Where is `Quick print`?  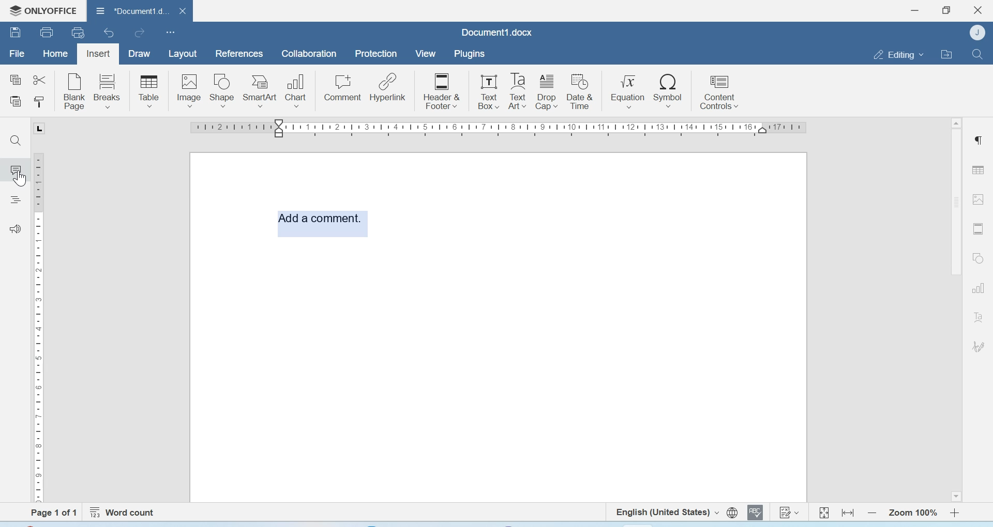
Quick print is located at coordinates (78, 32).